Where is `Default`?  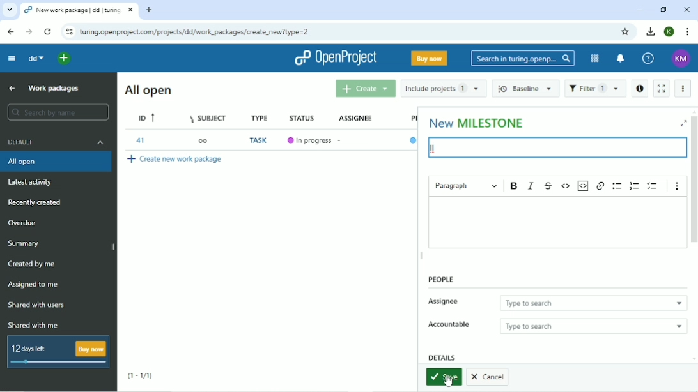 Default is located at coordinates (56, 142).